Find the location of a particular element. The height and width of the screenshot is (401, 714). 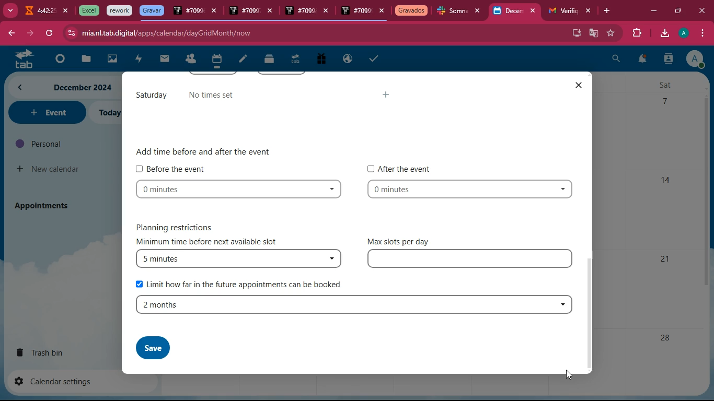

2 months is located at coordinates (352, 306).